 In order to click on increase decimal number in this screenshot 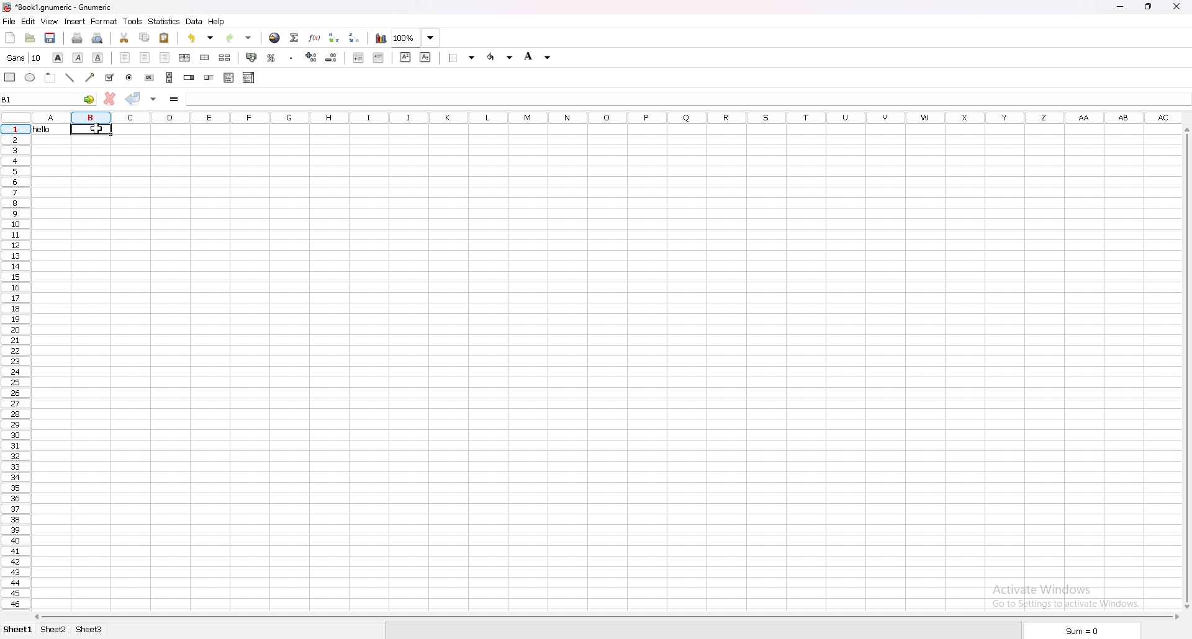, I will do `click(312, 57)`.